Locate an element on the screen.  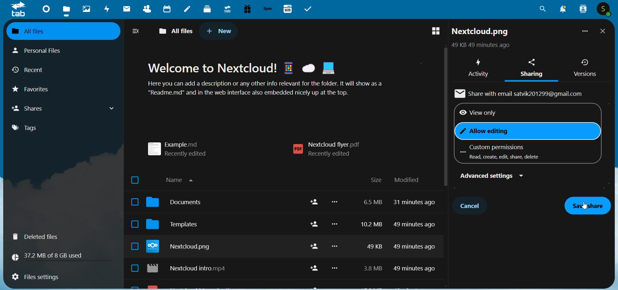
dashboard is located at coordinates (45, 8).